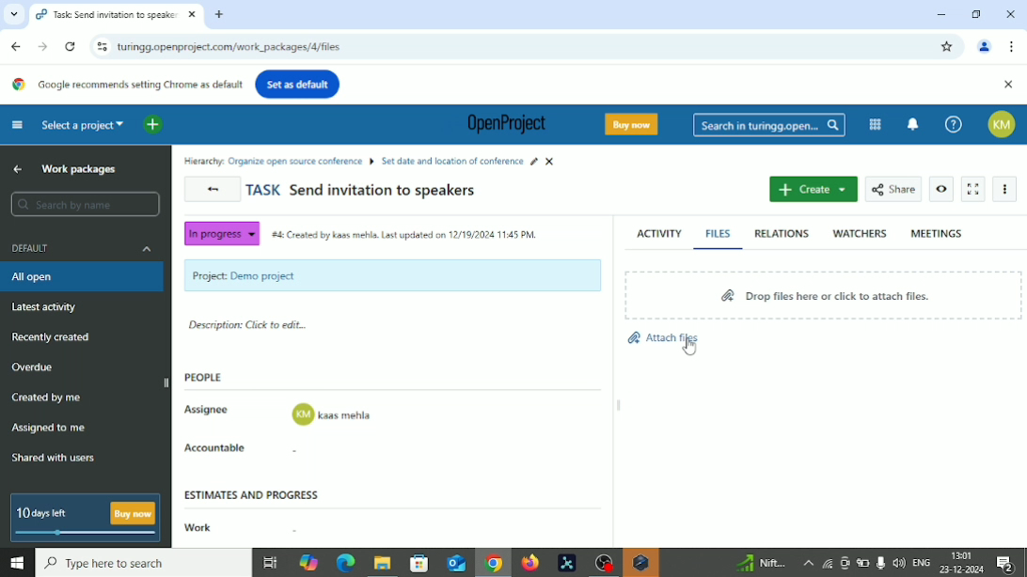 The width and height of the screenshot is (1027, 577). I want to click on Time, so click(963, 554).